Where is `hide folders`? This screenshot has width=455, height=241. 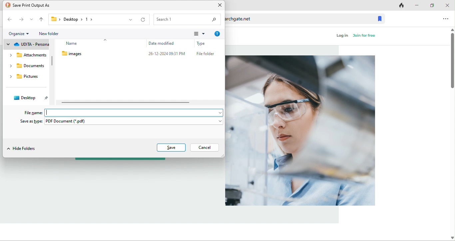
hide folders is located at coordinates (23, 149).